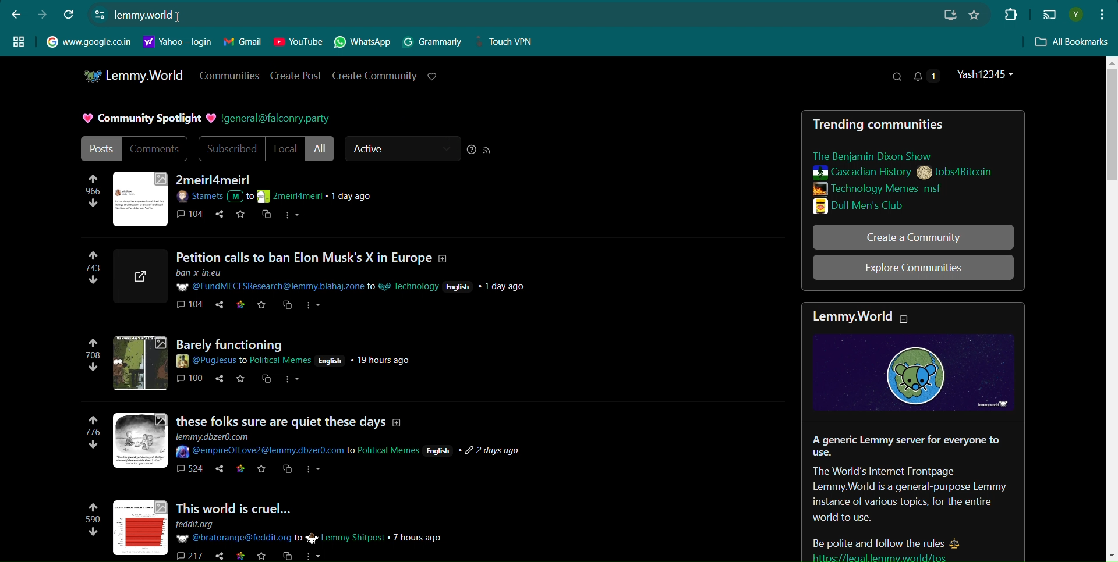 This screenshot has height=562, width=1118. What do you see at coordinates (70, 14) in the screenshot?
I see `Refresh` at bounding box center [70, 14].